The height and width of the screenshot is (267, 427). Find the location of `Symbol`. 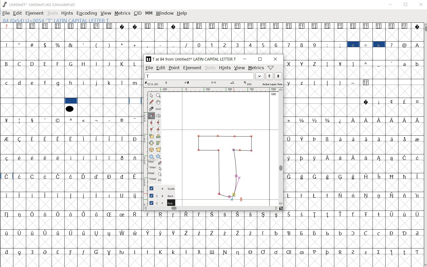

Symbol is located at coordinates (290, 252).